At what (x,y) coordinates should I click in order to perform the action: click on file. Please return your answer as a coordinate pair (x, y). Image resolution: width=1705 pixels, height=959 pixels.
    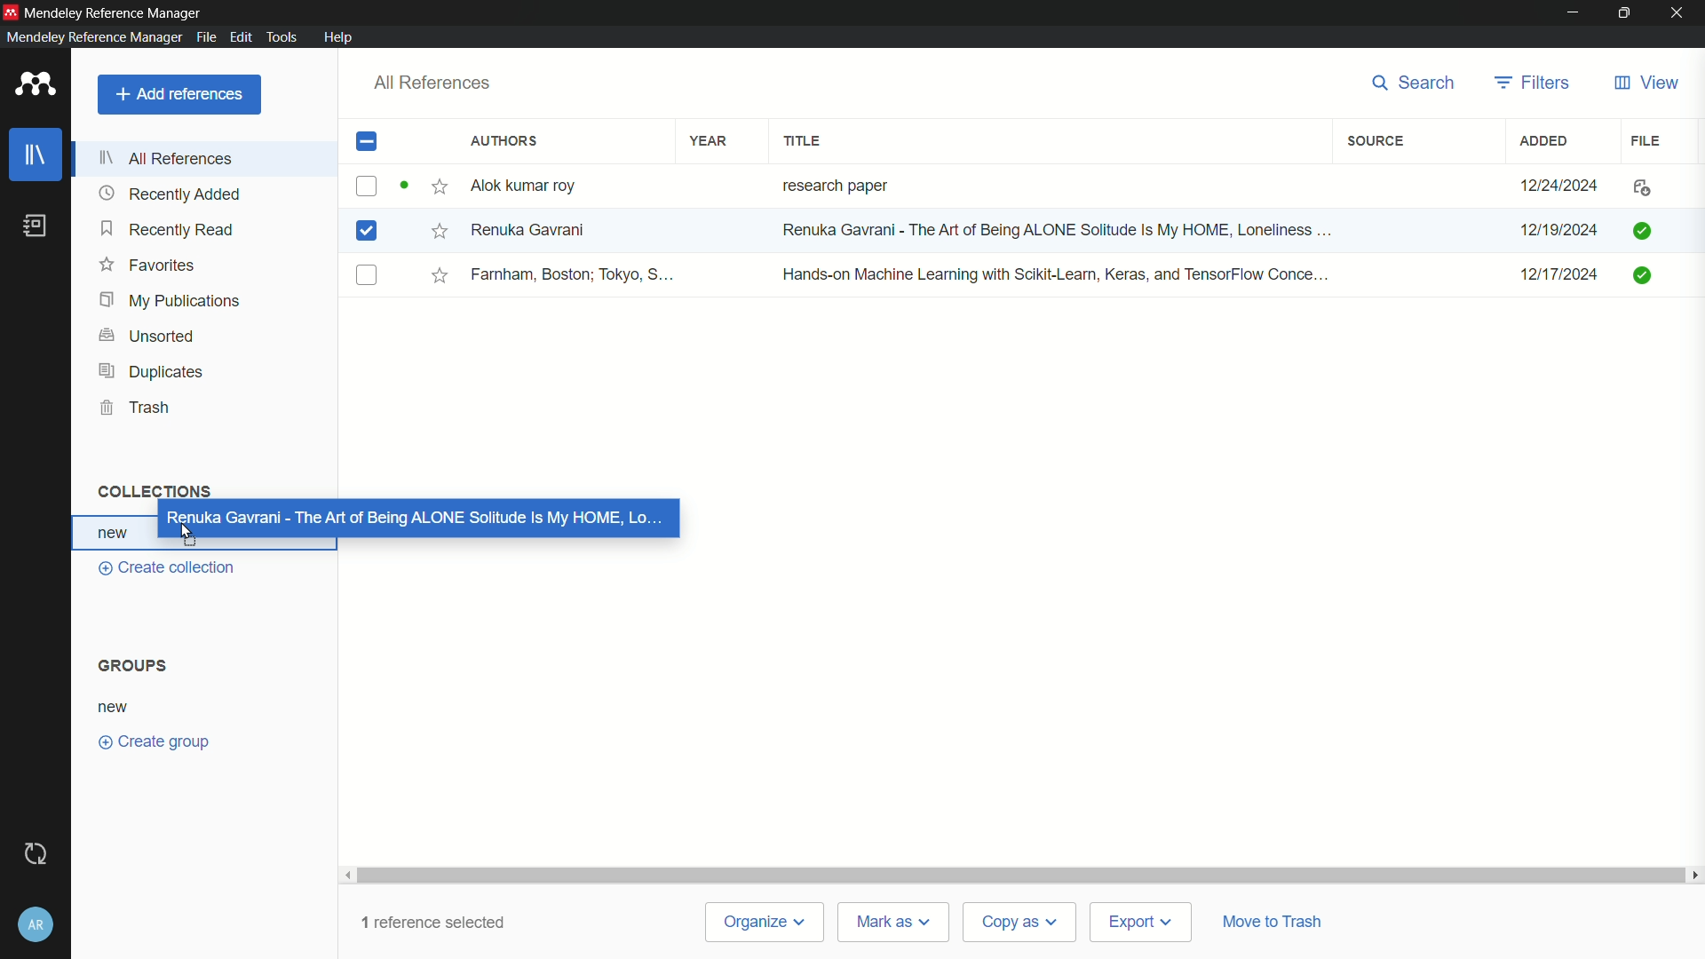
    Looking at the image, I should click on (1638, 187).